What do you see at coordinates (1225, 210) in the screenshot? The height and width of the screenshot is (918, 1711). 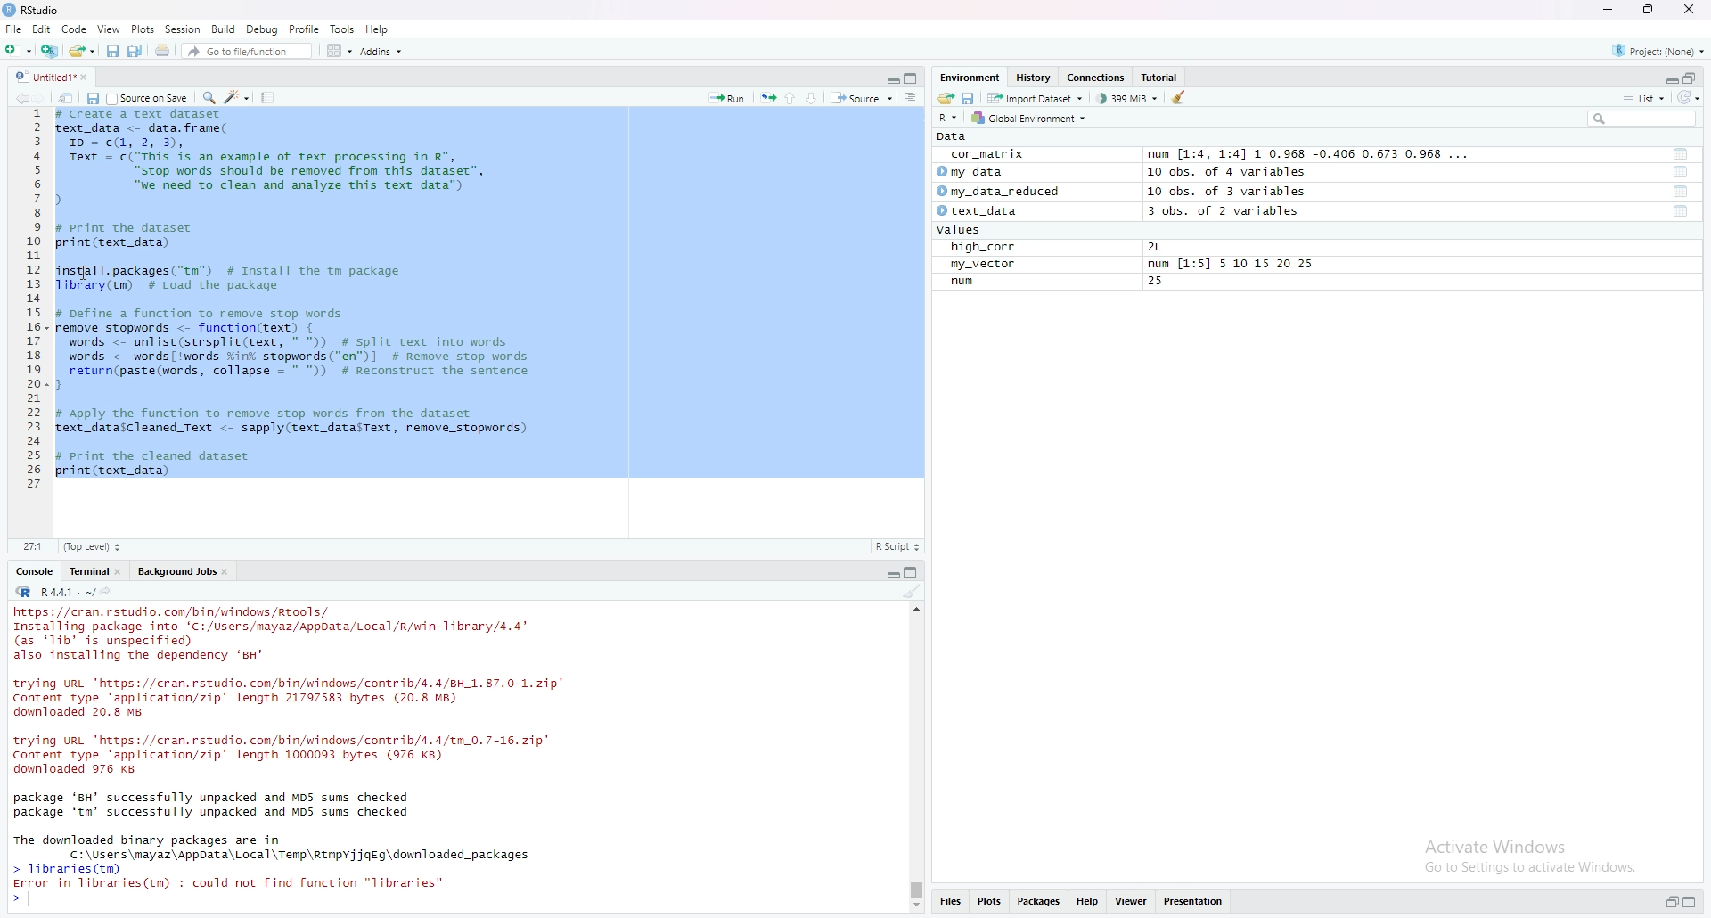 I see `3 obs. of 2 variables` at bounding box center [1225, 210].